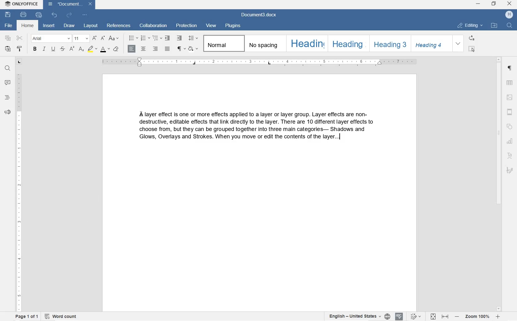 The width and height of the screenshot is (517, 321). Describe the element at coordinates (19, 49) in the screenshot. I see `COPY STYLE` at that location.